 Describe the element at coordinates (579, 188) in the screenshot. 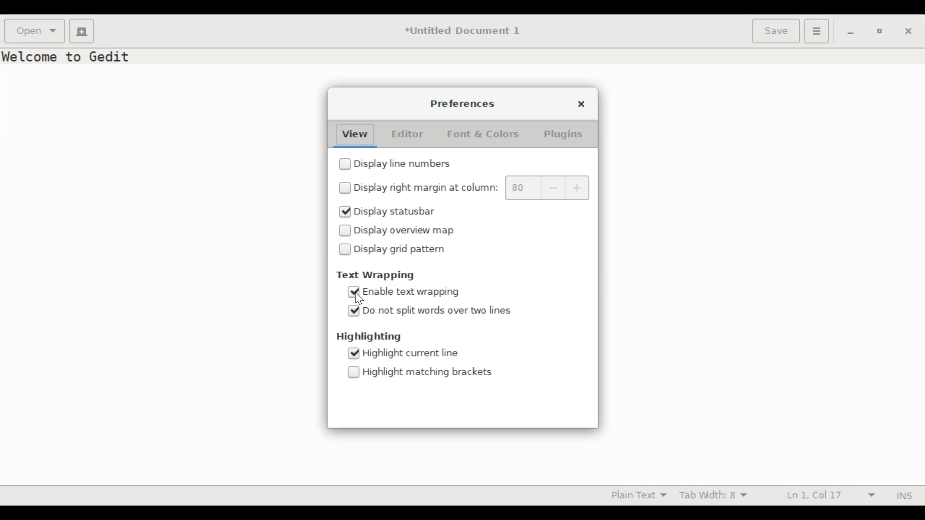

I see `increase` at that location.